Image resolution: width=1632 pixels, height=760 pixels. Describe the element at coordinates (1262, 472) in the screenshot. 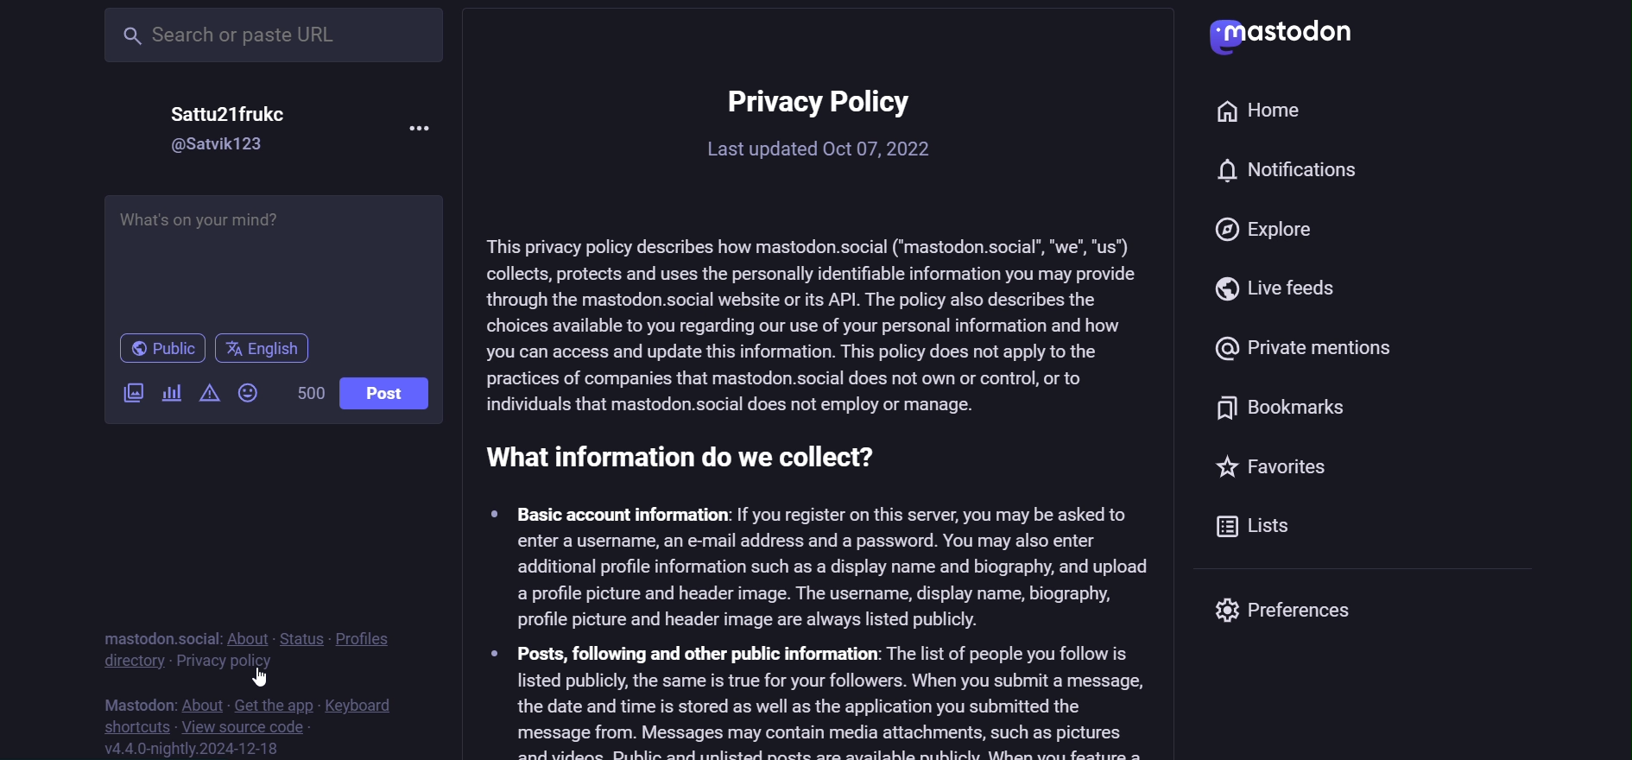

I see `favorites` at that location.